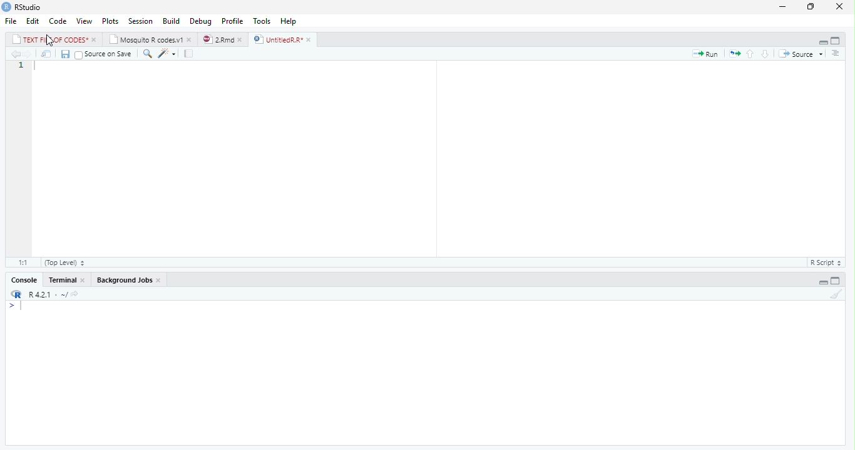  Describe the element at coordinates (784, 6) in the screenshot. I see `Minimize` at that location.